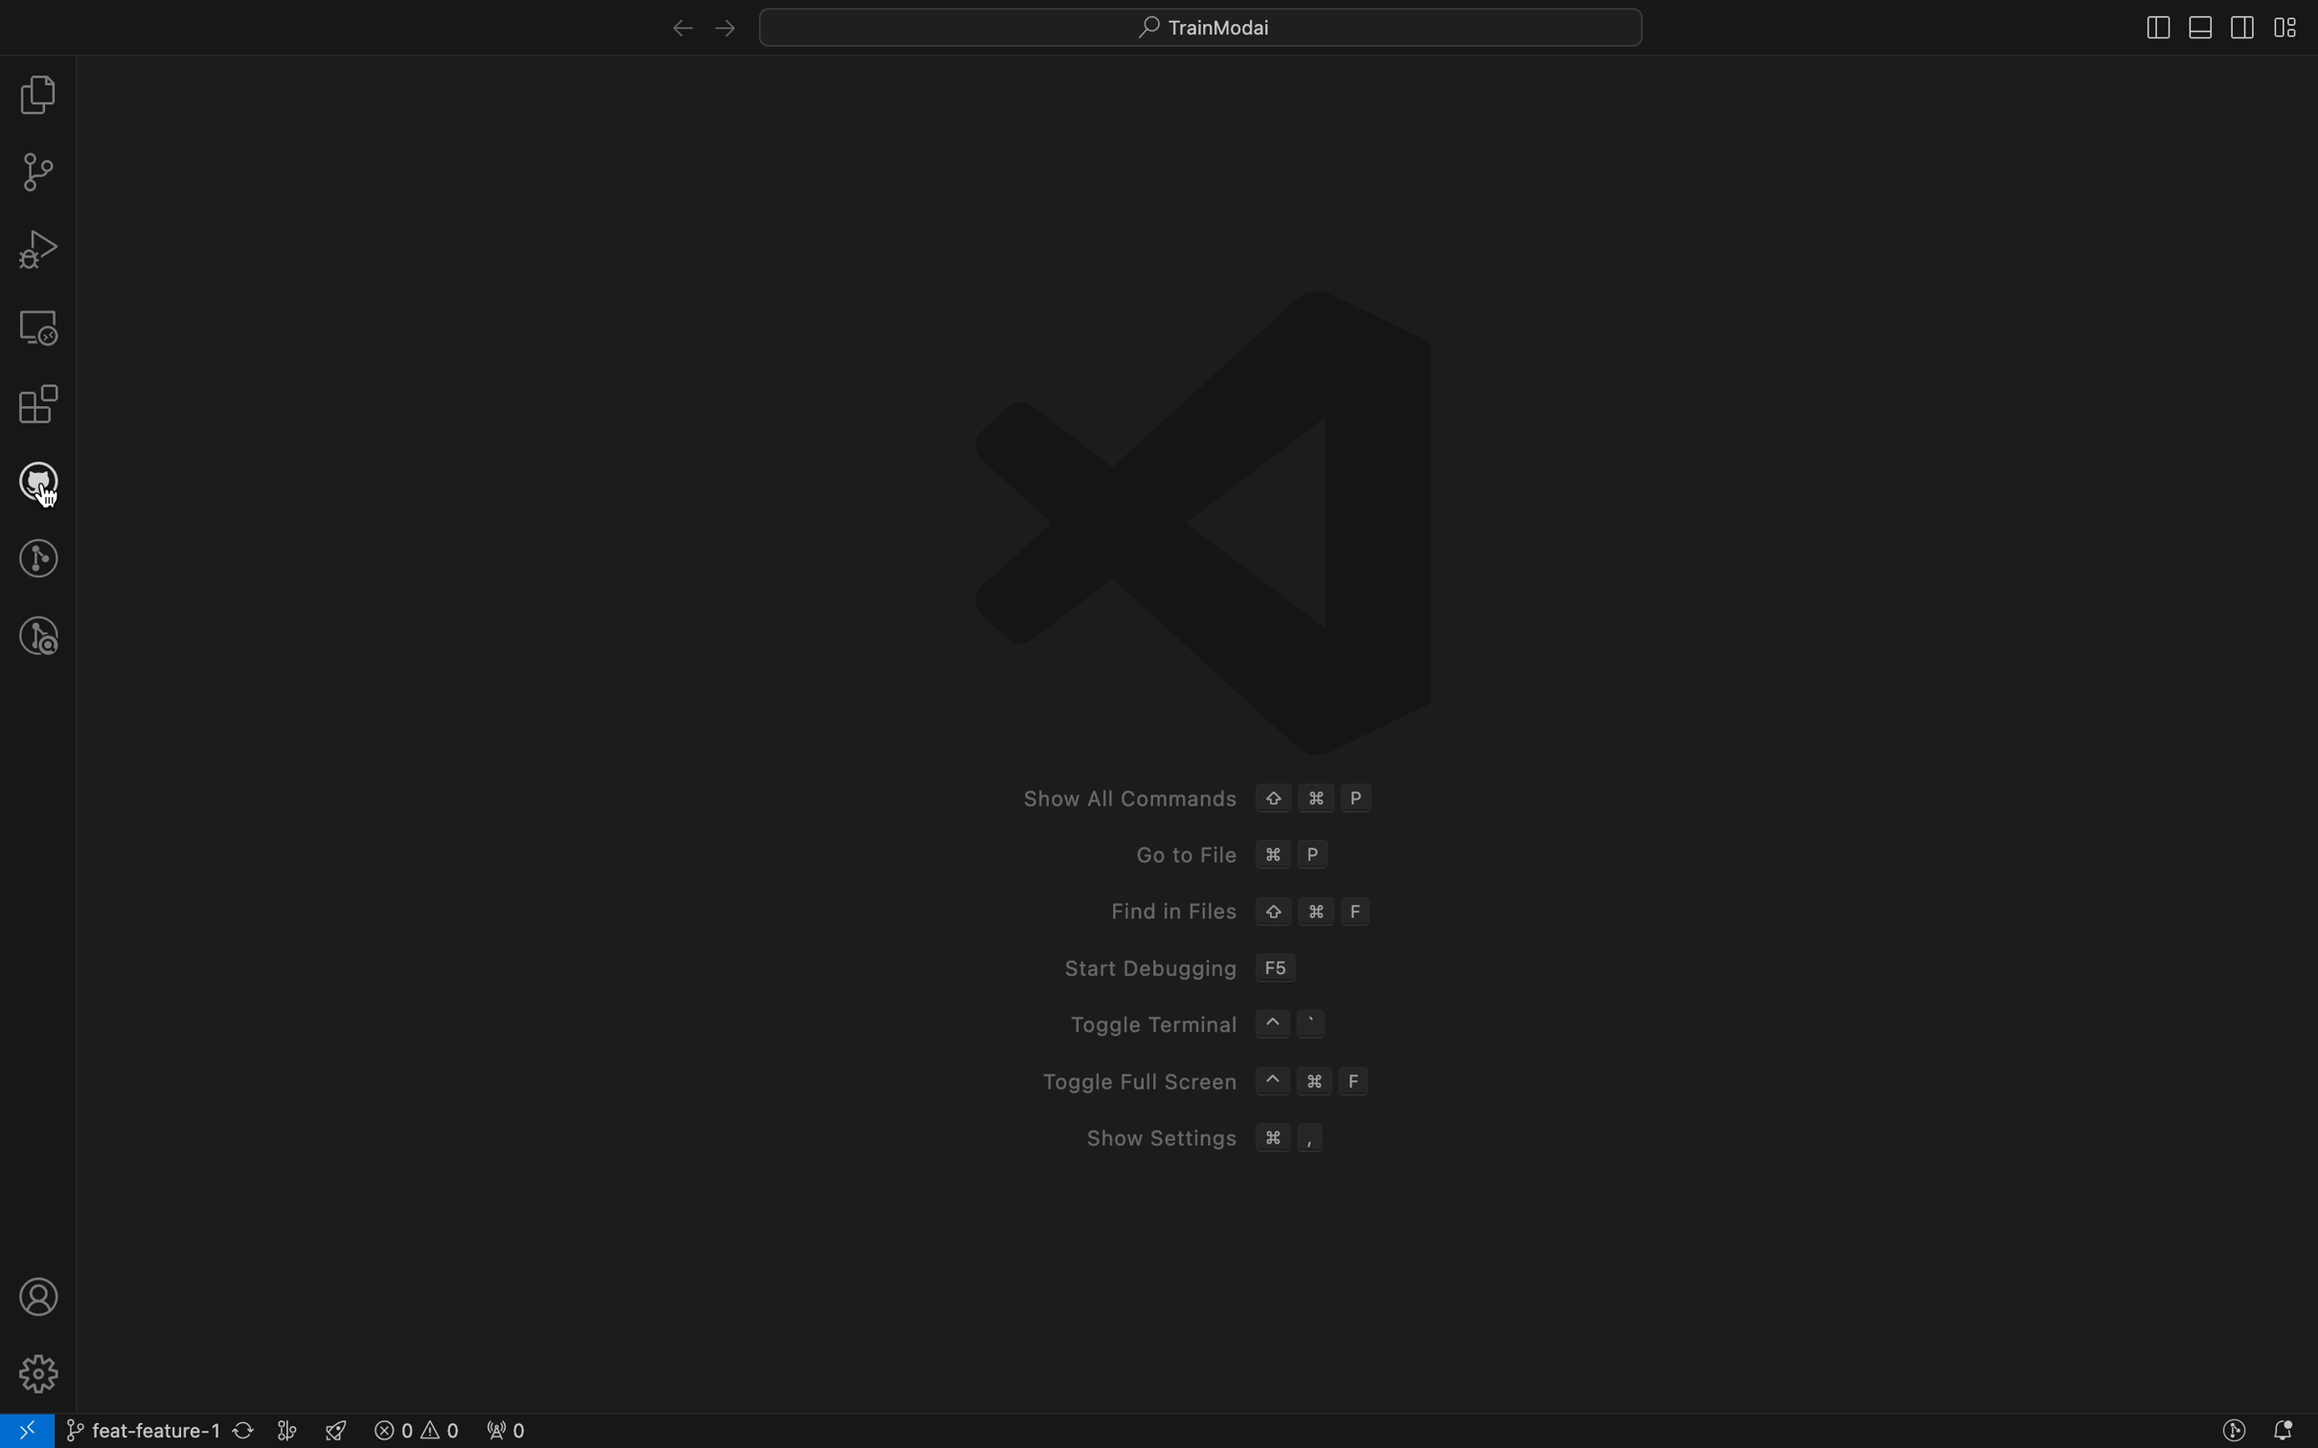 The image size is (2318, 1448). What do you see at coordinates (37, 327) in the screenshot?
I see `remote explorer ` at bounding box center [37, 327].